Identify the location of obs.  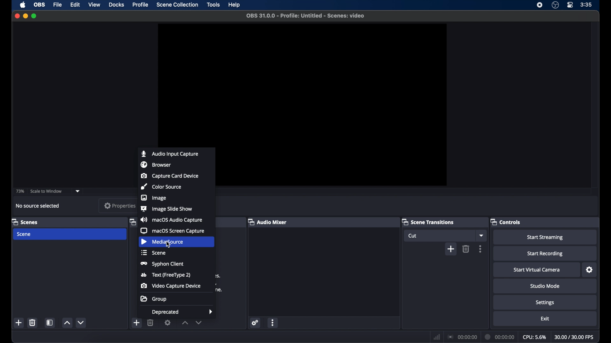
(39, 4).